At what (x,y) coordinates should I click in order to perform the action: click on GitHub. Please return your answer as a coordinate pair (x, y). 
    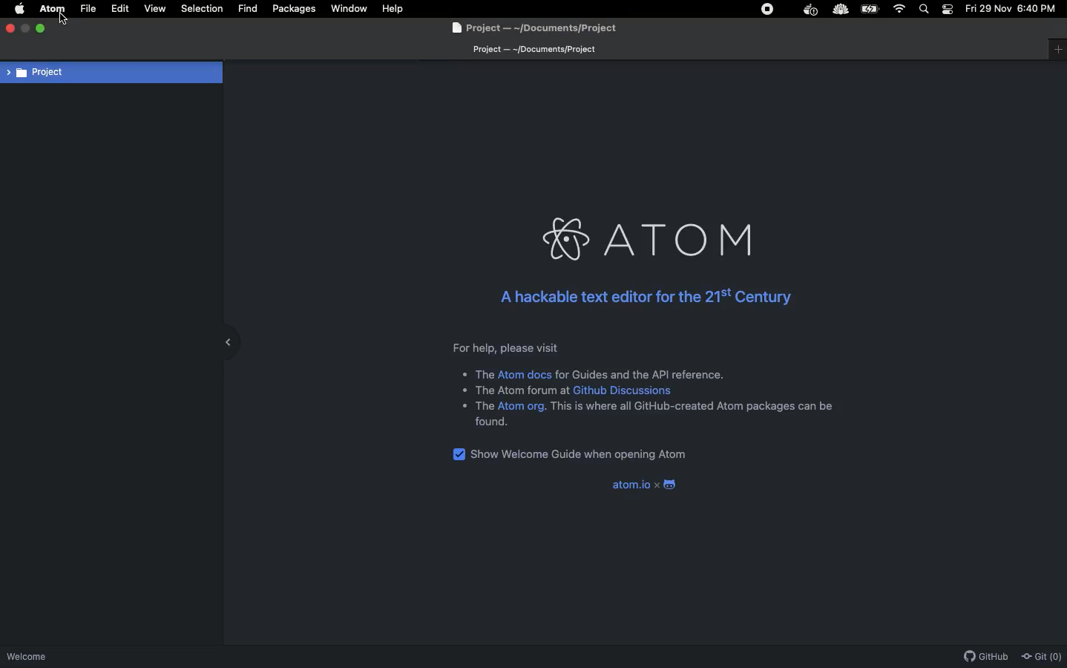
    Looking at the image, I should click on (985, 657).